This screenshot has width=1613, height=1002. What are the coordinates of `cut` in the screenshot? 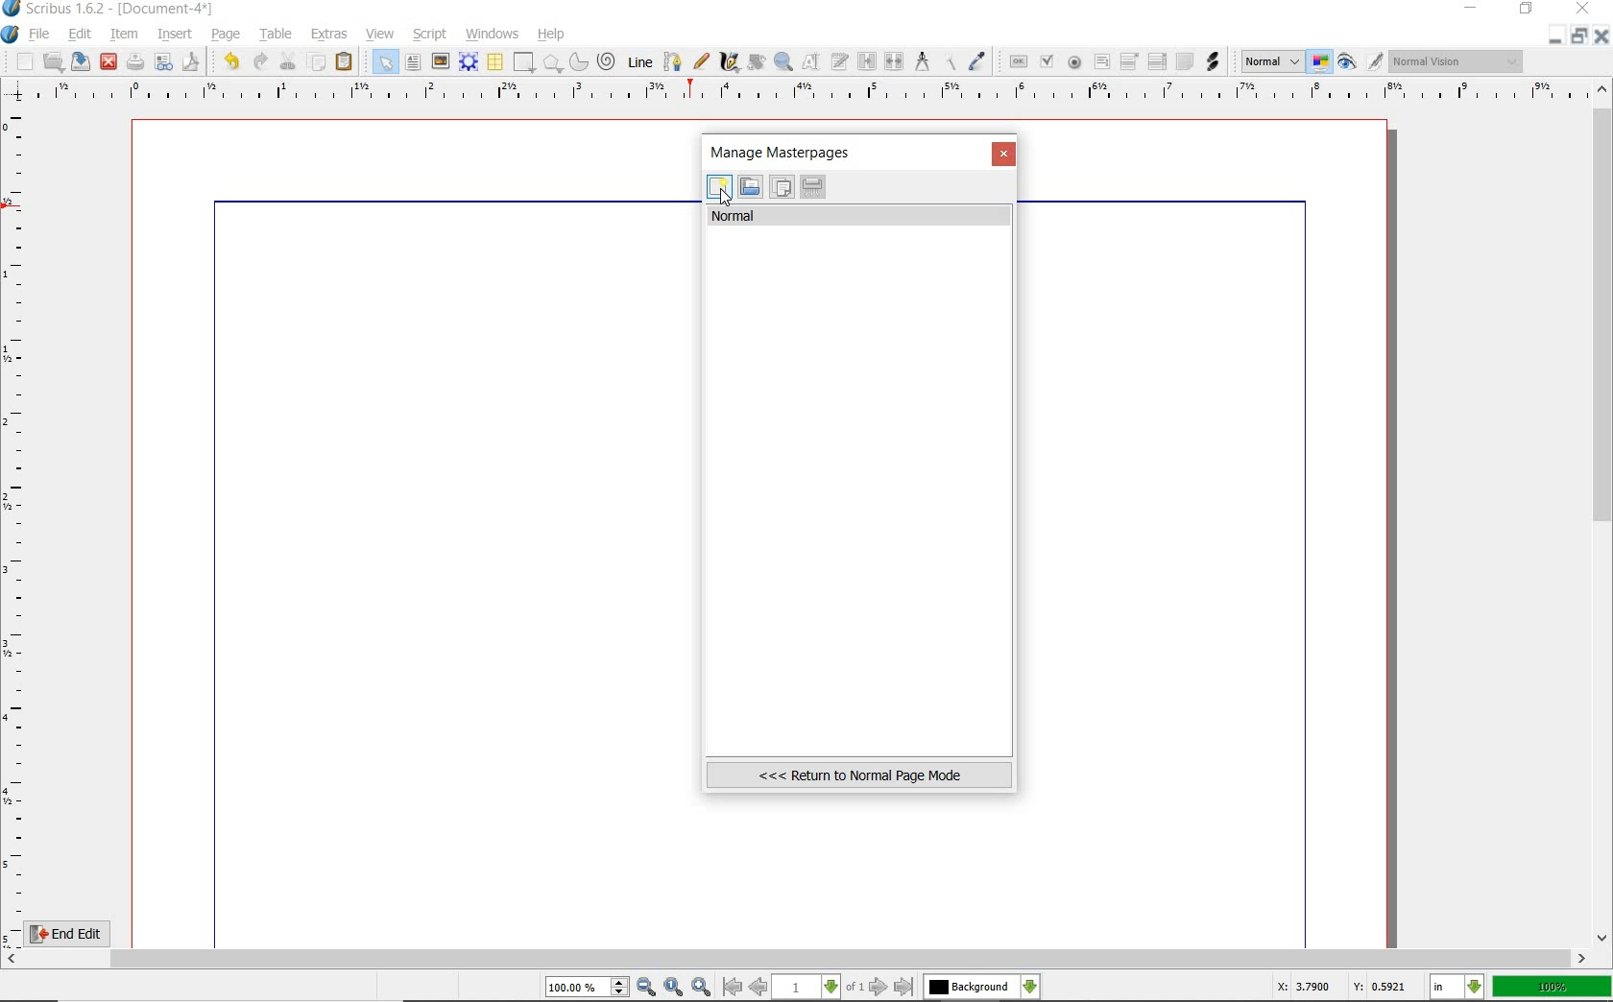 It's located at (288, 60).